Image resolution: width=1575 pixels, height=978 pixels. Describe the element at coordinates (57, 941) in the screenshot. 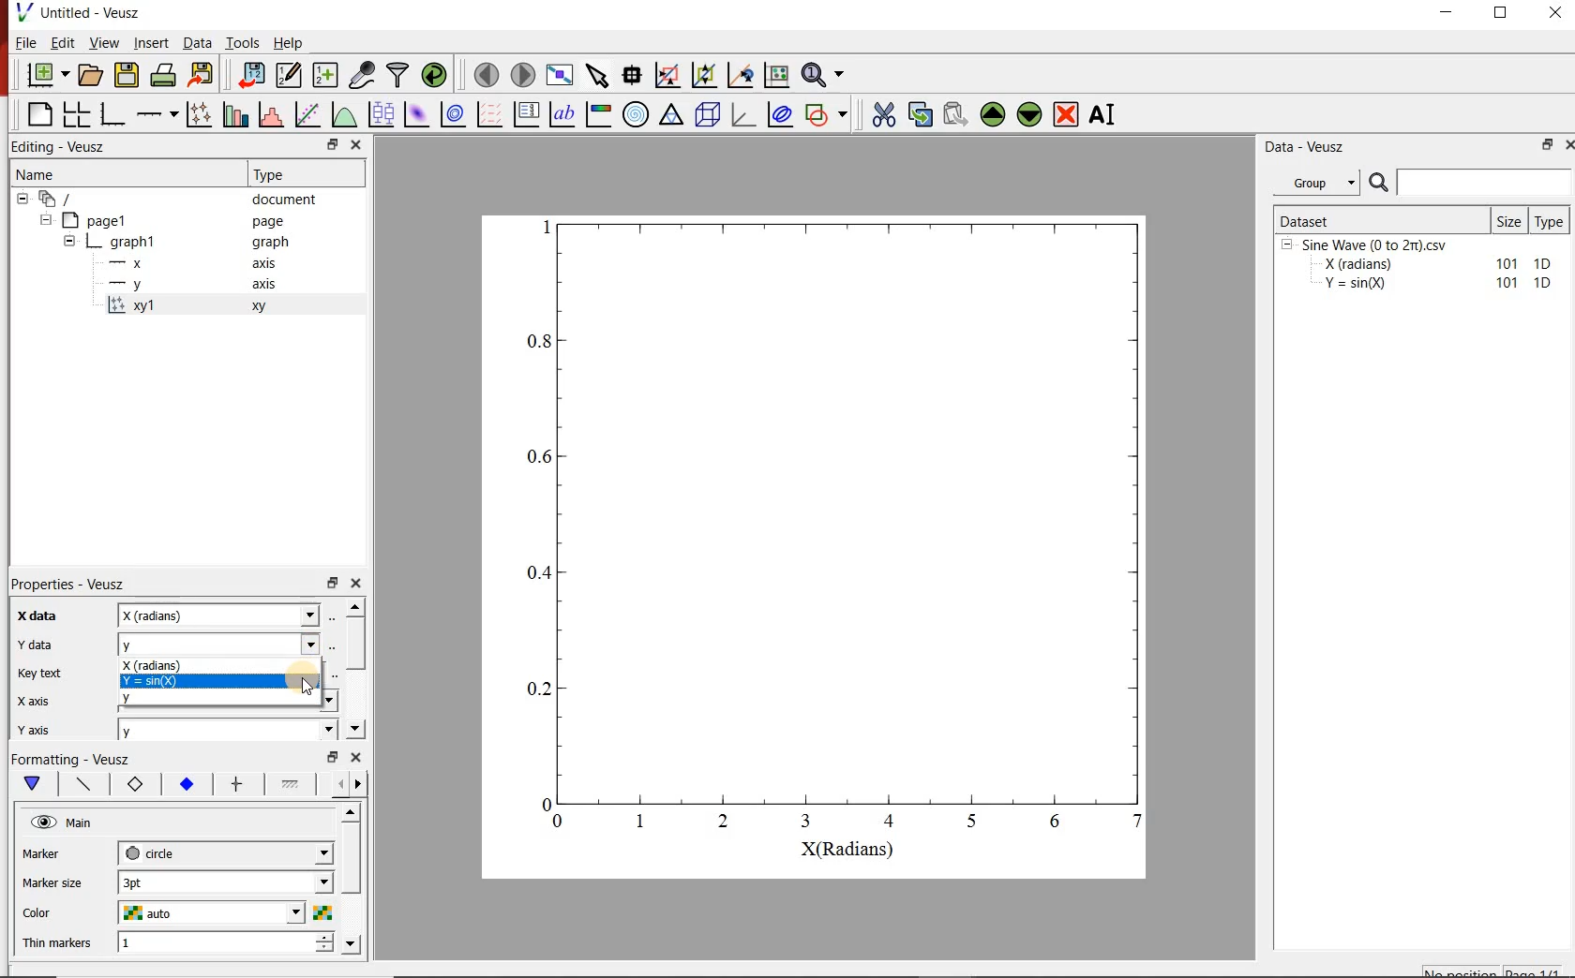

I see `Thin markers` at that location.